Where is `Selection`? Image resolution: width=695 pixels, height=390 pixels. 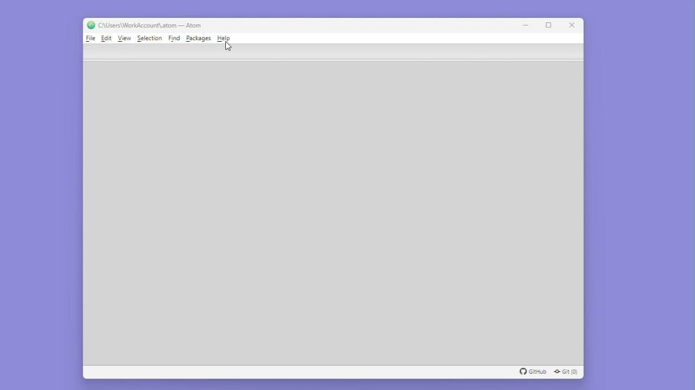 Selection is located at coordinates (148, 39).